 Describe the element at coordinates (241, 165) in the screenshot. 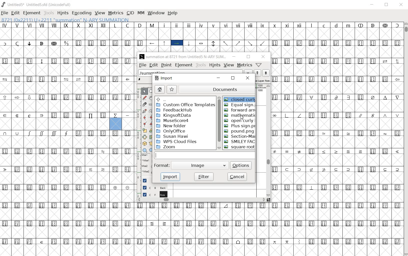

I see `options` at that location.